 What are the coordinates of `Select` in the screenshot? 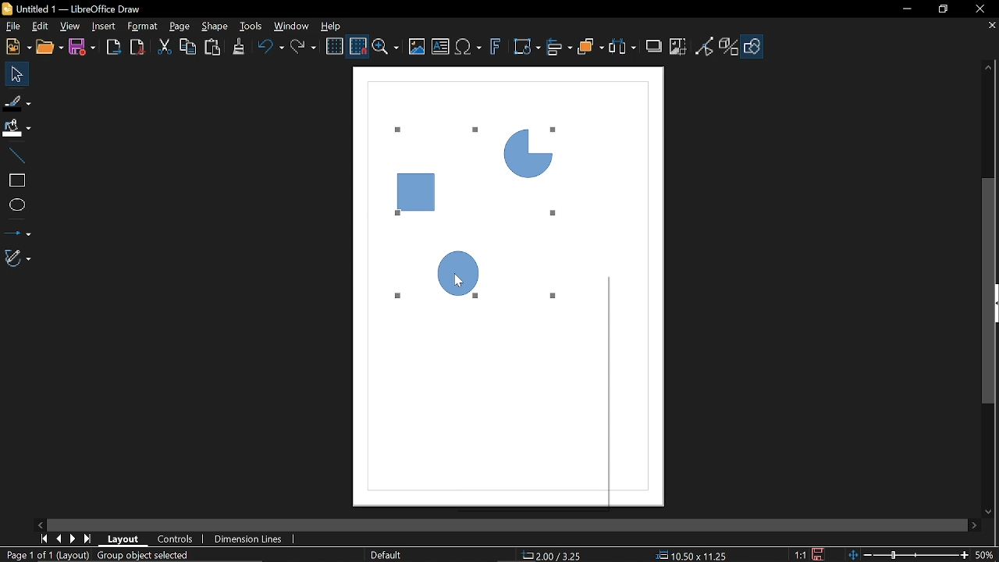 It's located at (16, 74).